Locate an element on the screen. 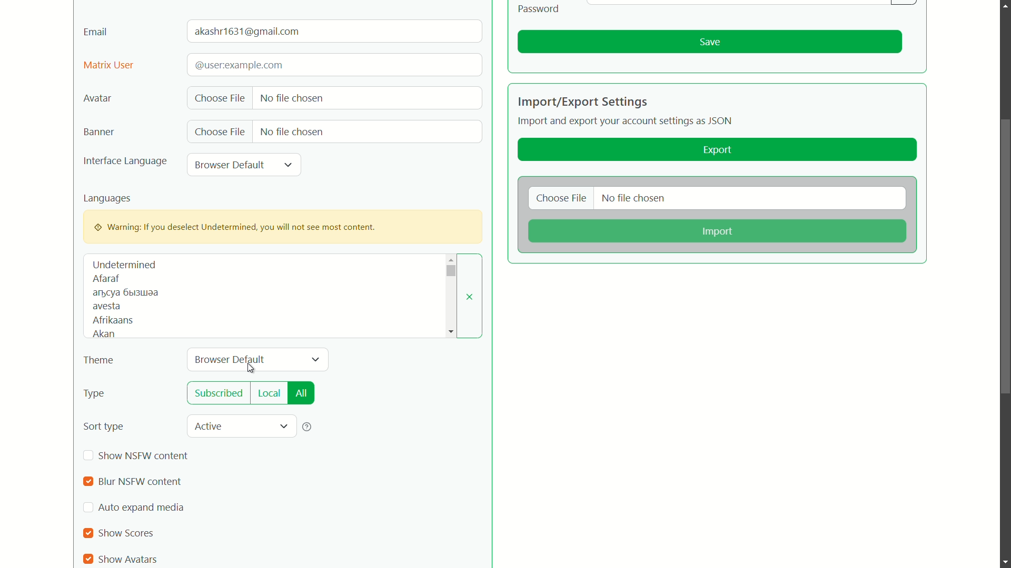 The height and width of the screenshot is (568, 1011). banner is located at coordinates (97, 132).